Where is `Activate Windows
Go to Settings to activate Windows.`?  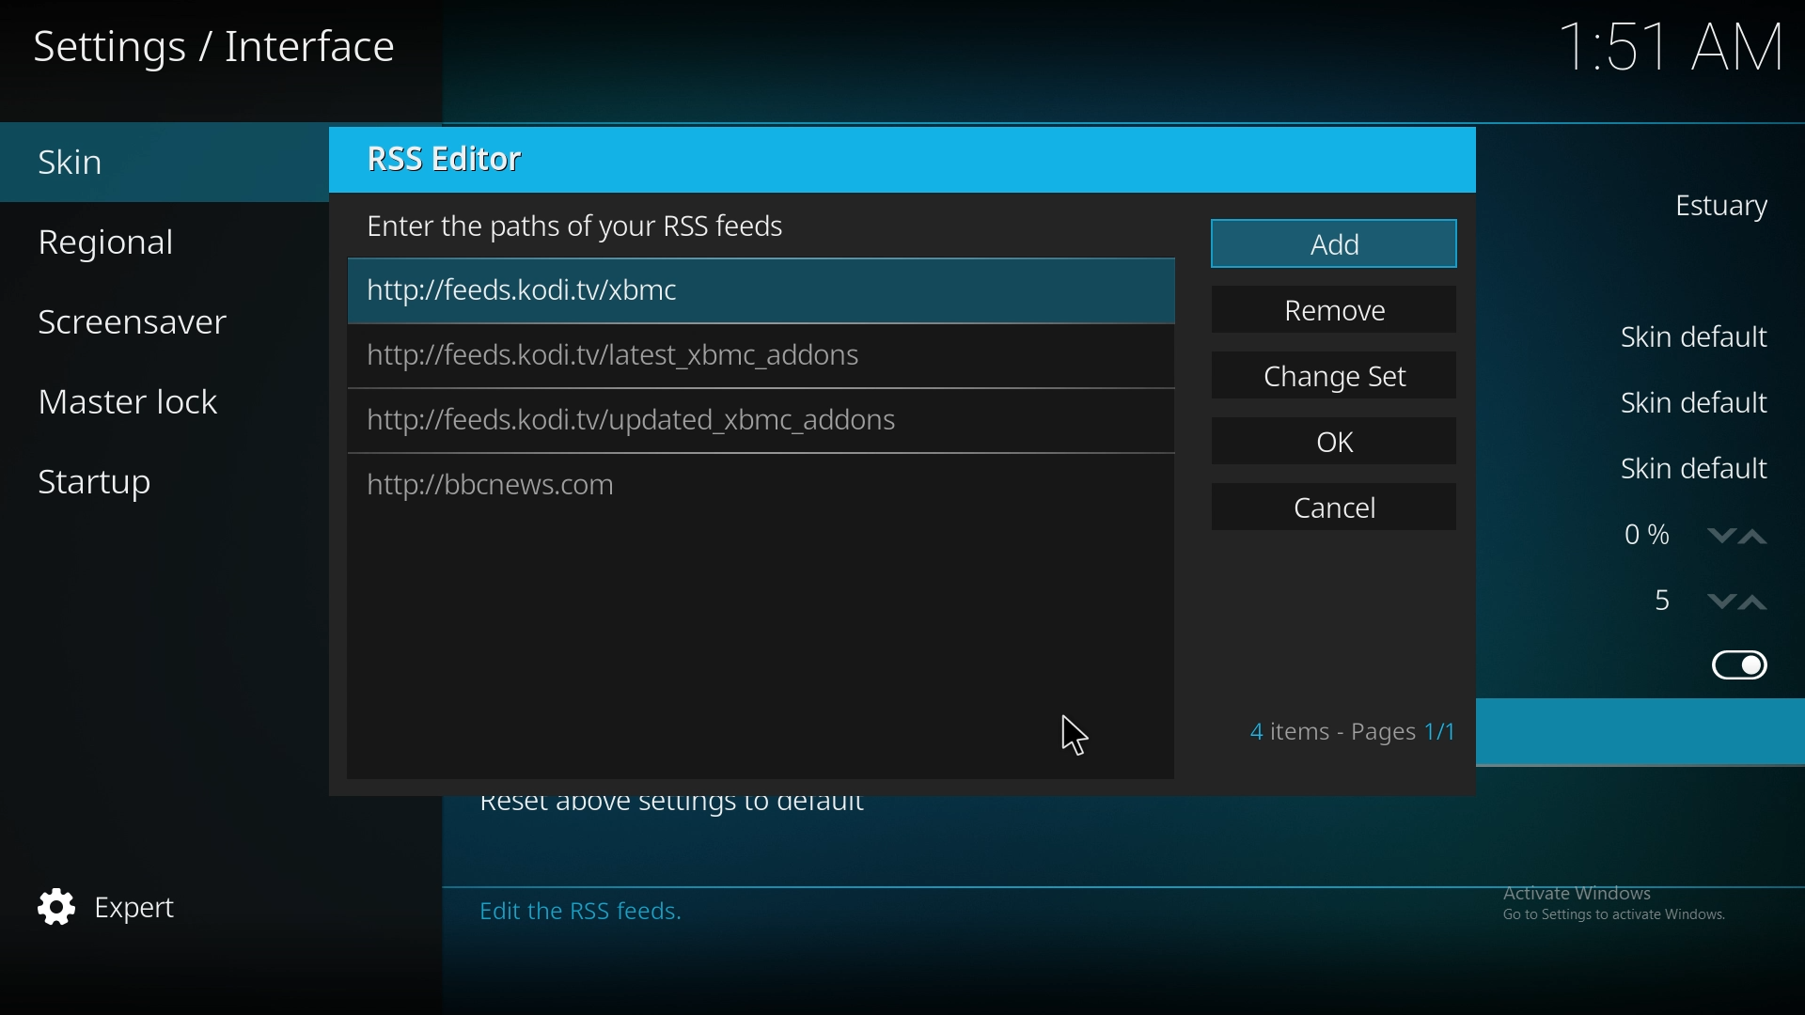
Activate Windows
Go to Settings to activate Windows. is located at coordinates (1621, 903).